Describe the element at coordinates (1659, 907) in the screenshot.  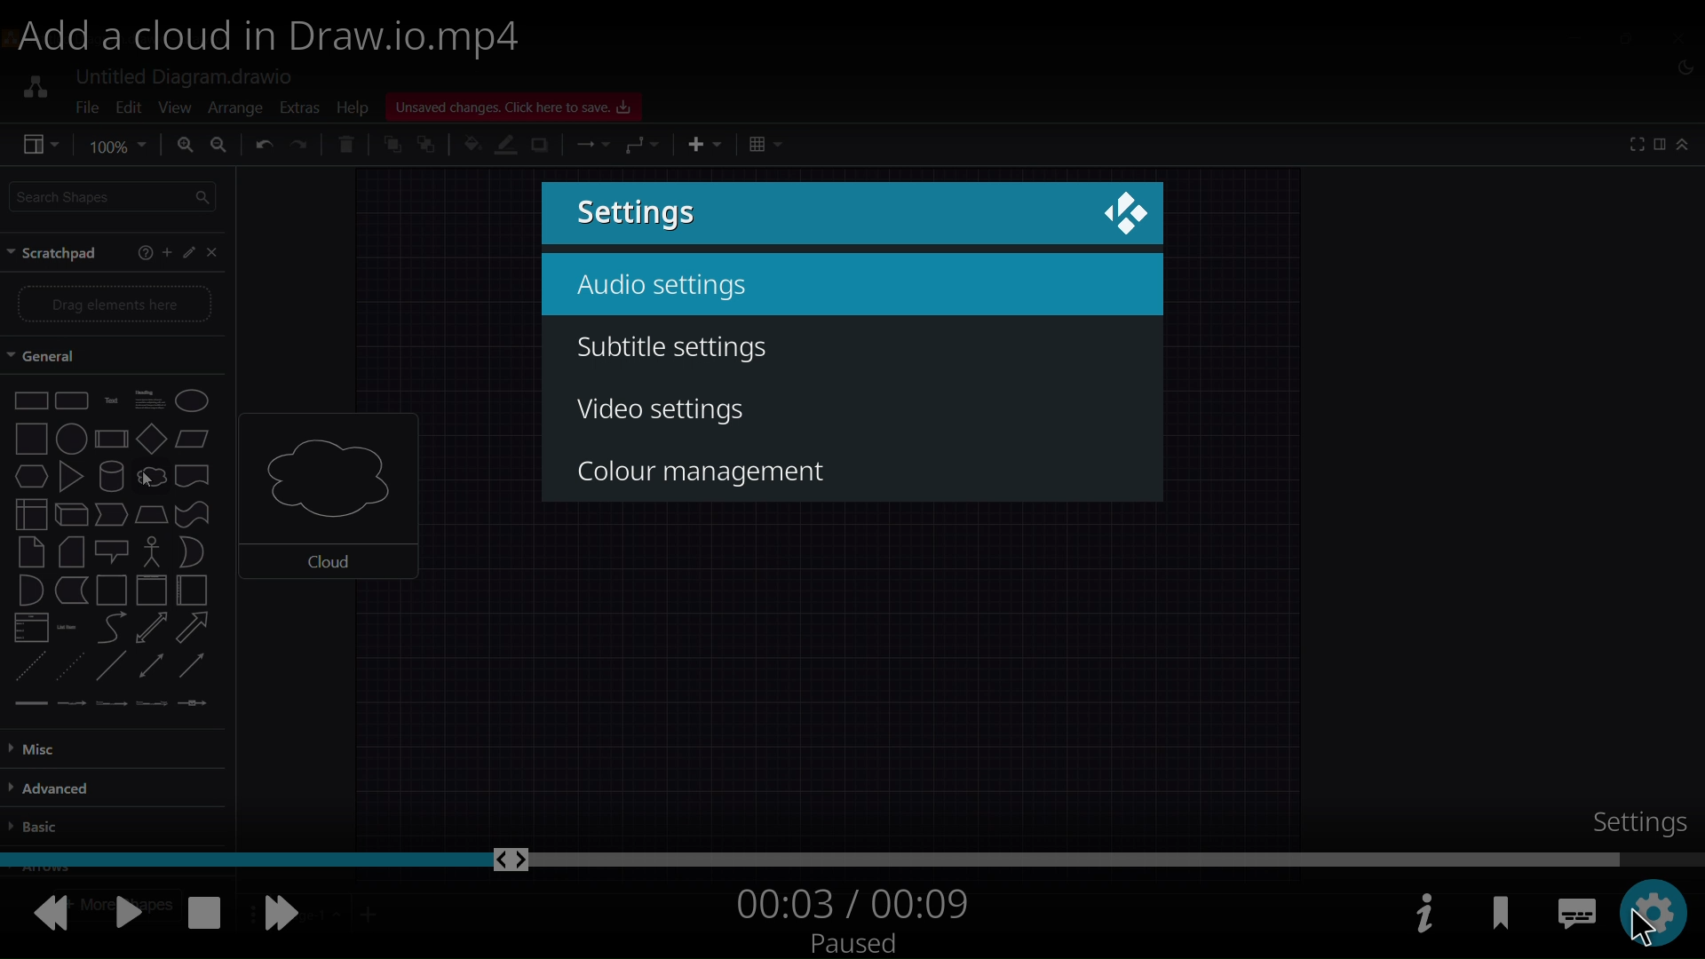
I see `setting` at that location.